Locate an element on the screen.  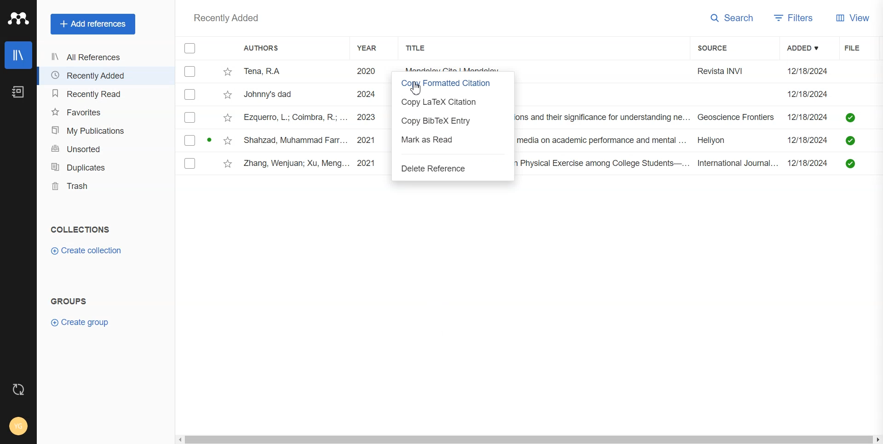
Title is located at coordinates (428, 48).